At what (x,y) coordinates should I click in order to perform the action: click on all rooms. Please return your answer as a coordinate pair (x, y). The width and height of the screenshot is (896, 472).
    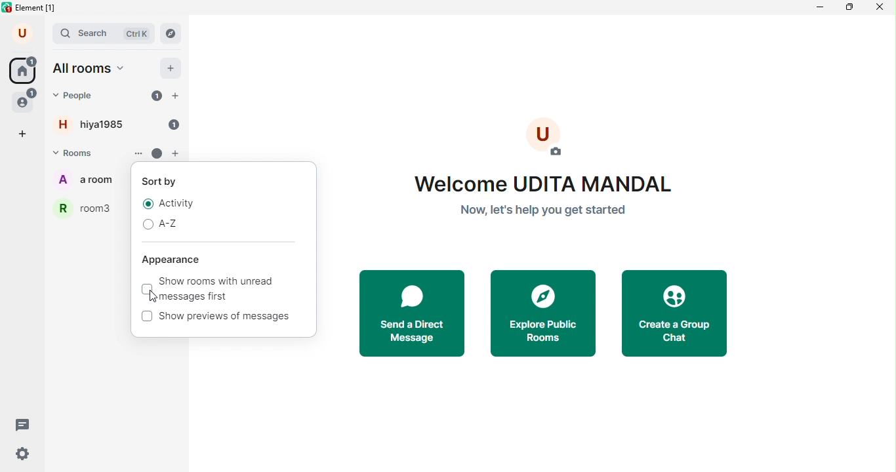
    Looking at the image, I should click on (92, 69).